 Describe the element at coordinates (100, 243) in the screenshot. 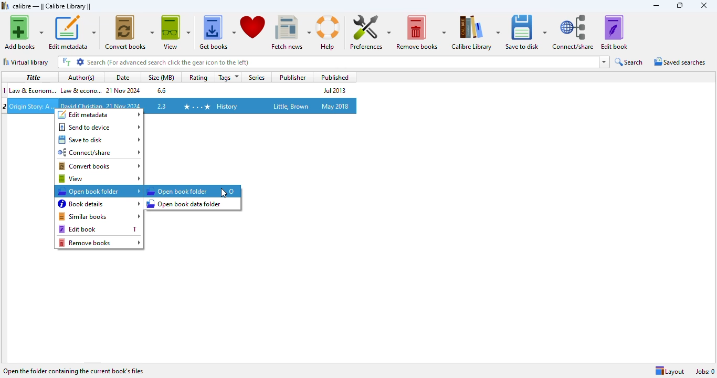

I see `remove books` at that location.